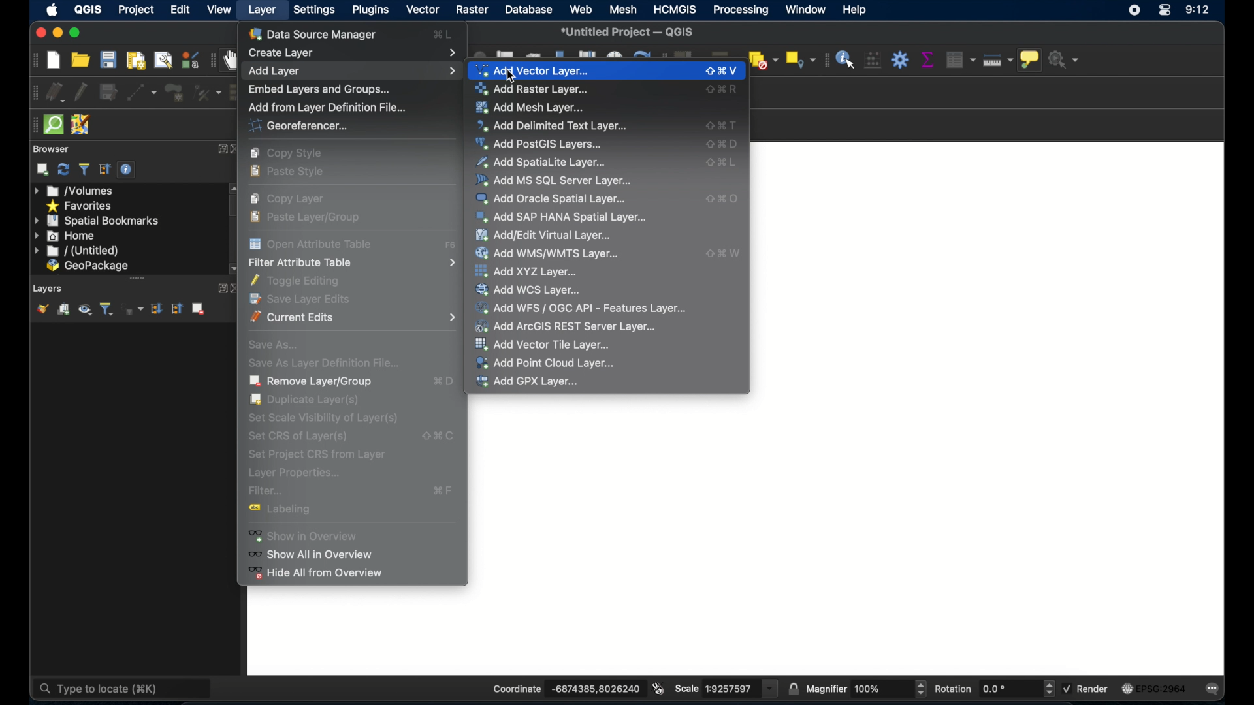  What do you see at coordinates (1087, 689) in the screenshot?
I see `render` at bounding box center [1087, 689].